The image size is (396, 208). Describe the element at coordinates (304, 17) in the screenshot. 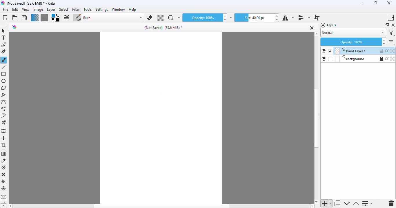

I see `mirror tool` at that location.